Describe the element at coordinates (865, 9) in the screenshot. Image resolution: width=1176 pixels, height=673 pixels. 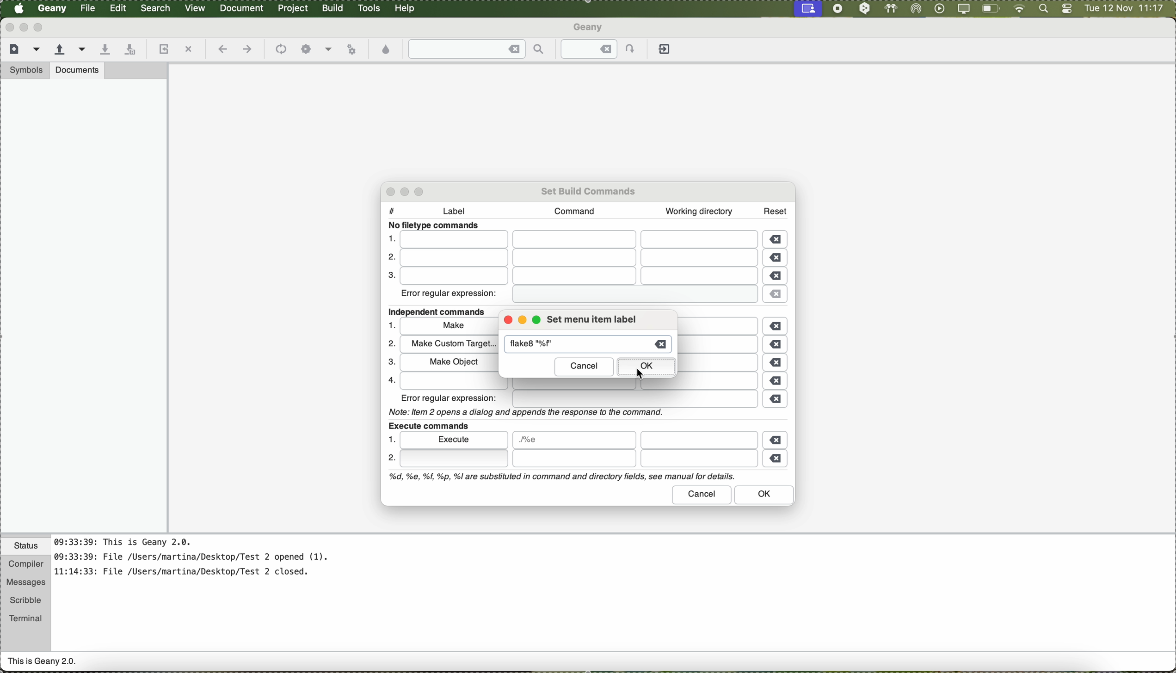
I see `DeepL` at that location.